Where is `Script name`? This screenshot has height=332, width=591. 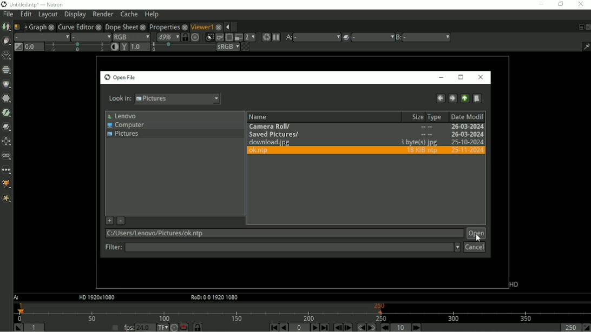
Script name is located at coordinates (18, 26).